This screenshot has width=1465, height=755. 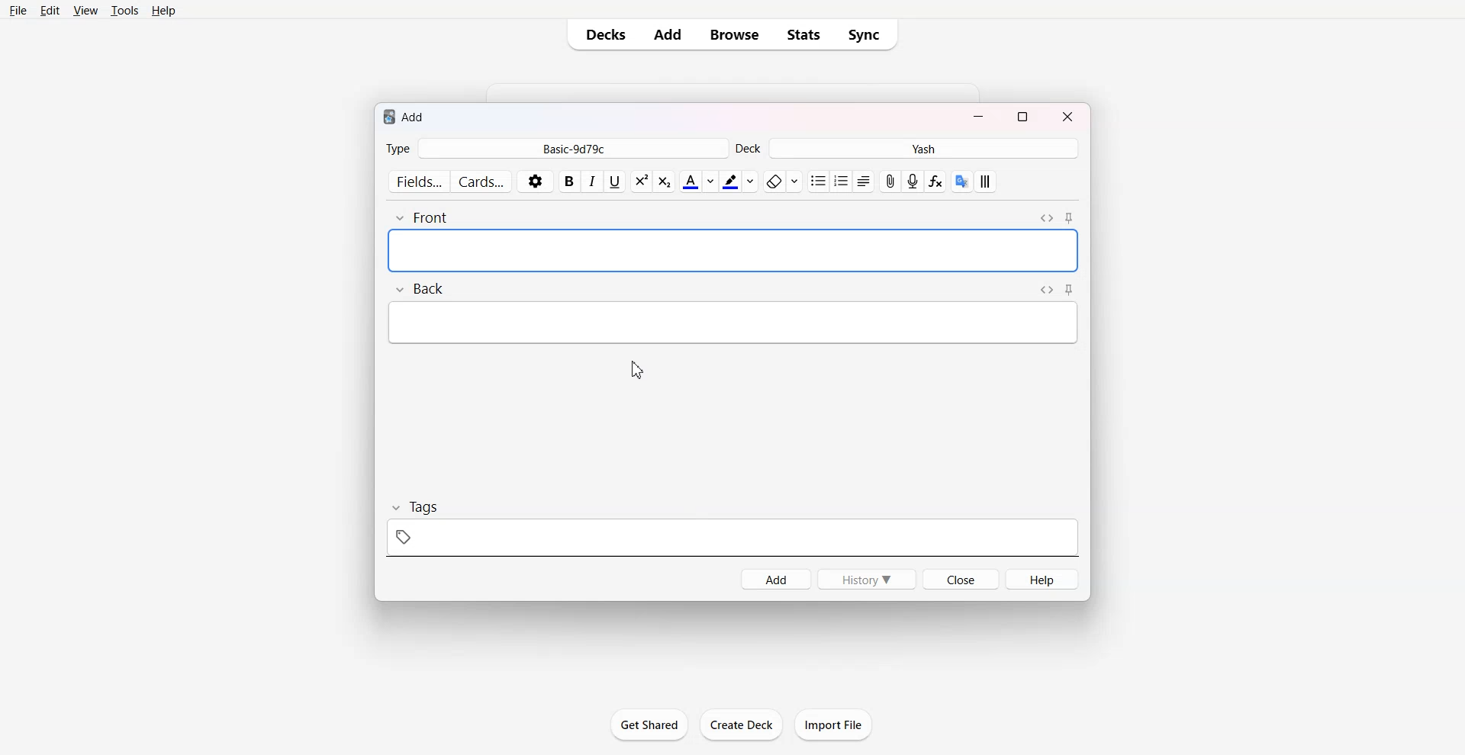 What do you see at coordinates (734, 250) in the screenshot?
I see `front input field` at bounding box center [734, 250].